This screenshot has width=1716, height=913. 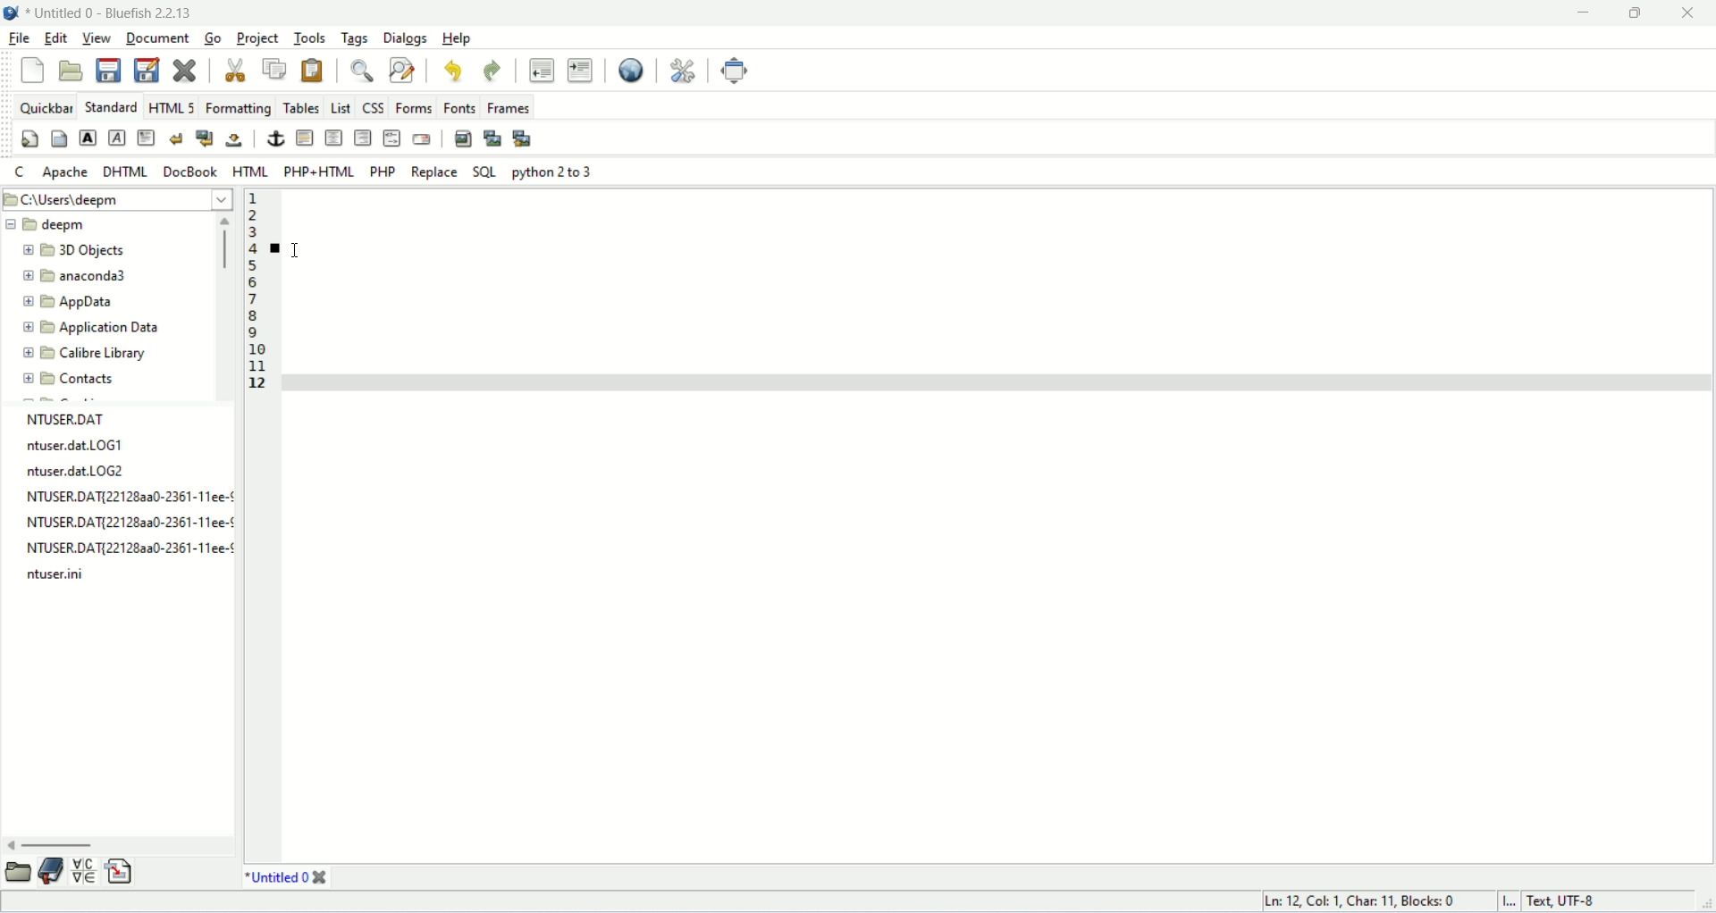 I want to click on formatting, so click(x=238, y=107).